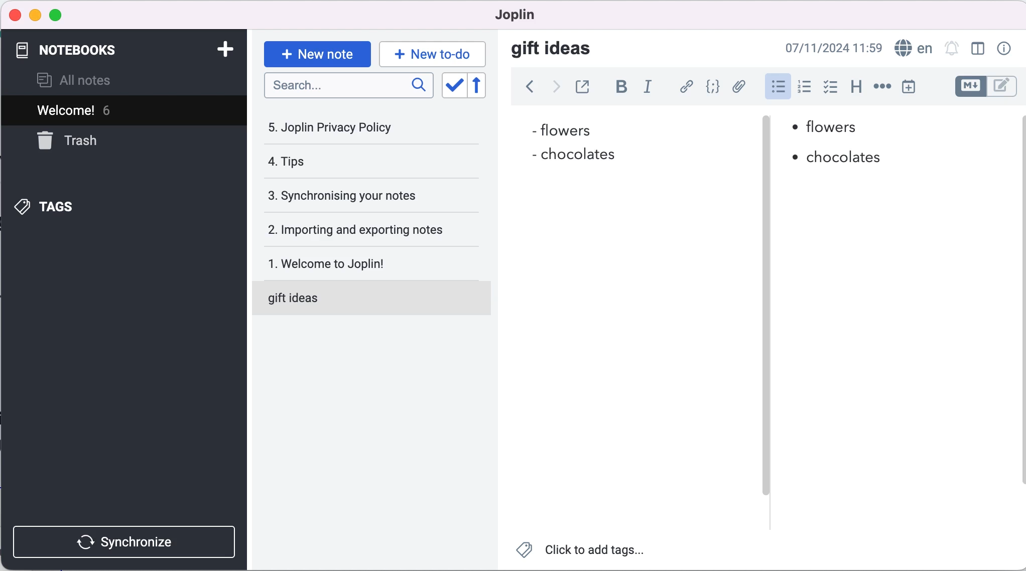 The image size is (1026, 571). I want to click on vertical slider, so click(765, 150).